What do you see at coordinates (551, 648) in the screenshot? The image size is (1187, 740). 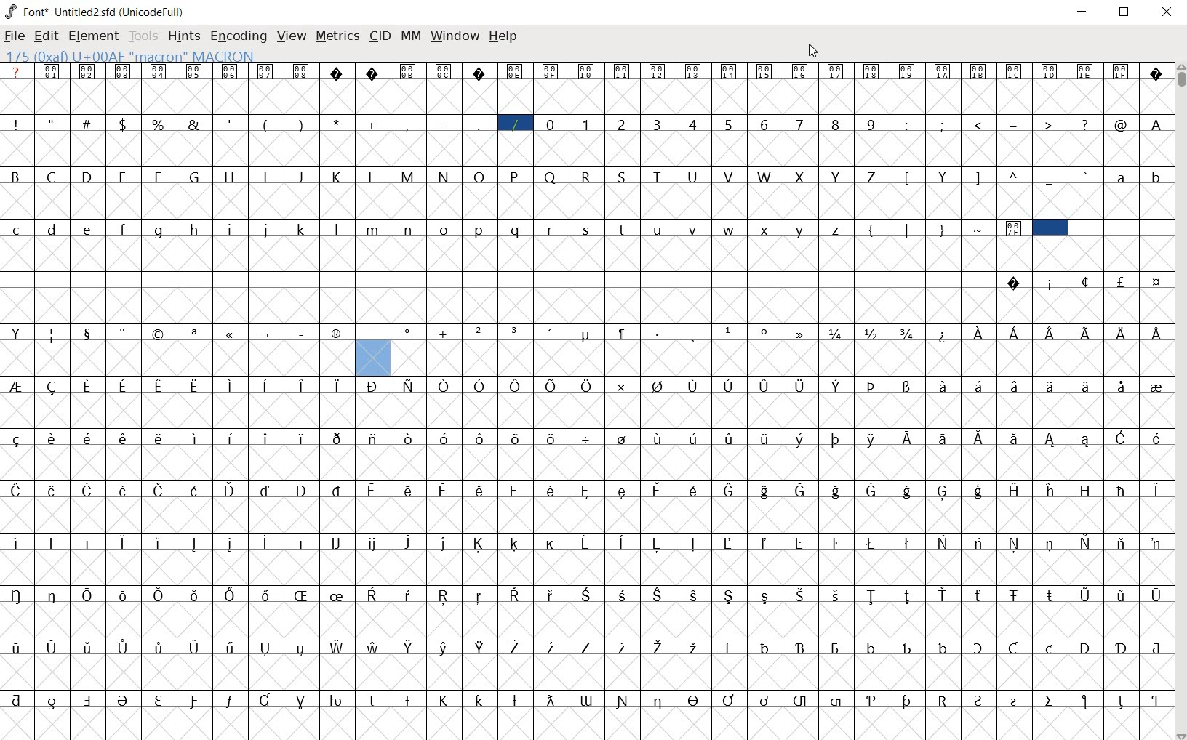 I see `Symbol` at bounding box center [551, 648].